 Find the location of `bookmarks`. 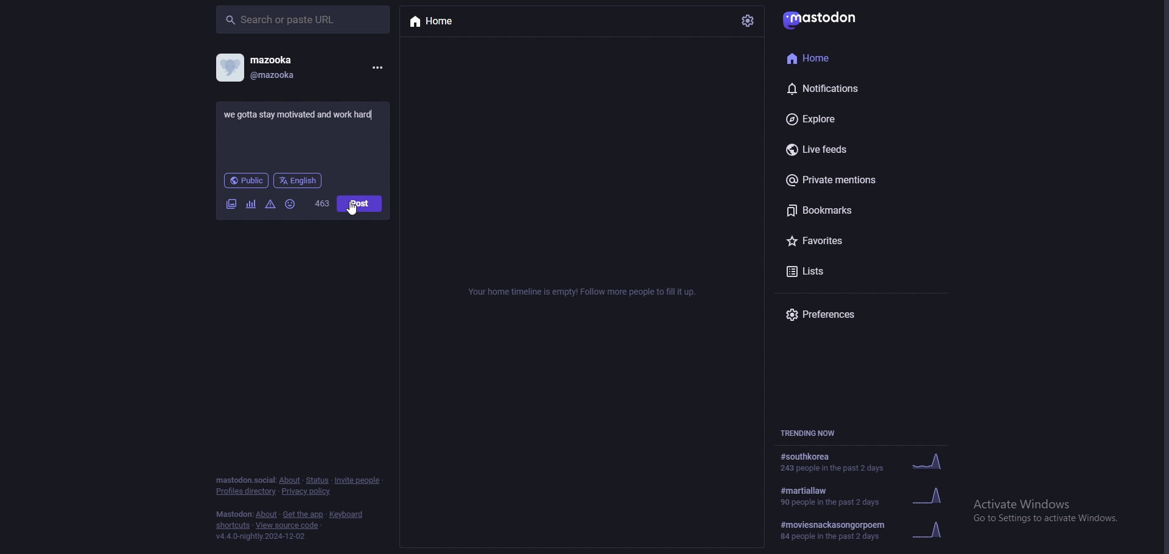

bookmarks is located at coordinates (840, 210).